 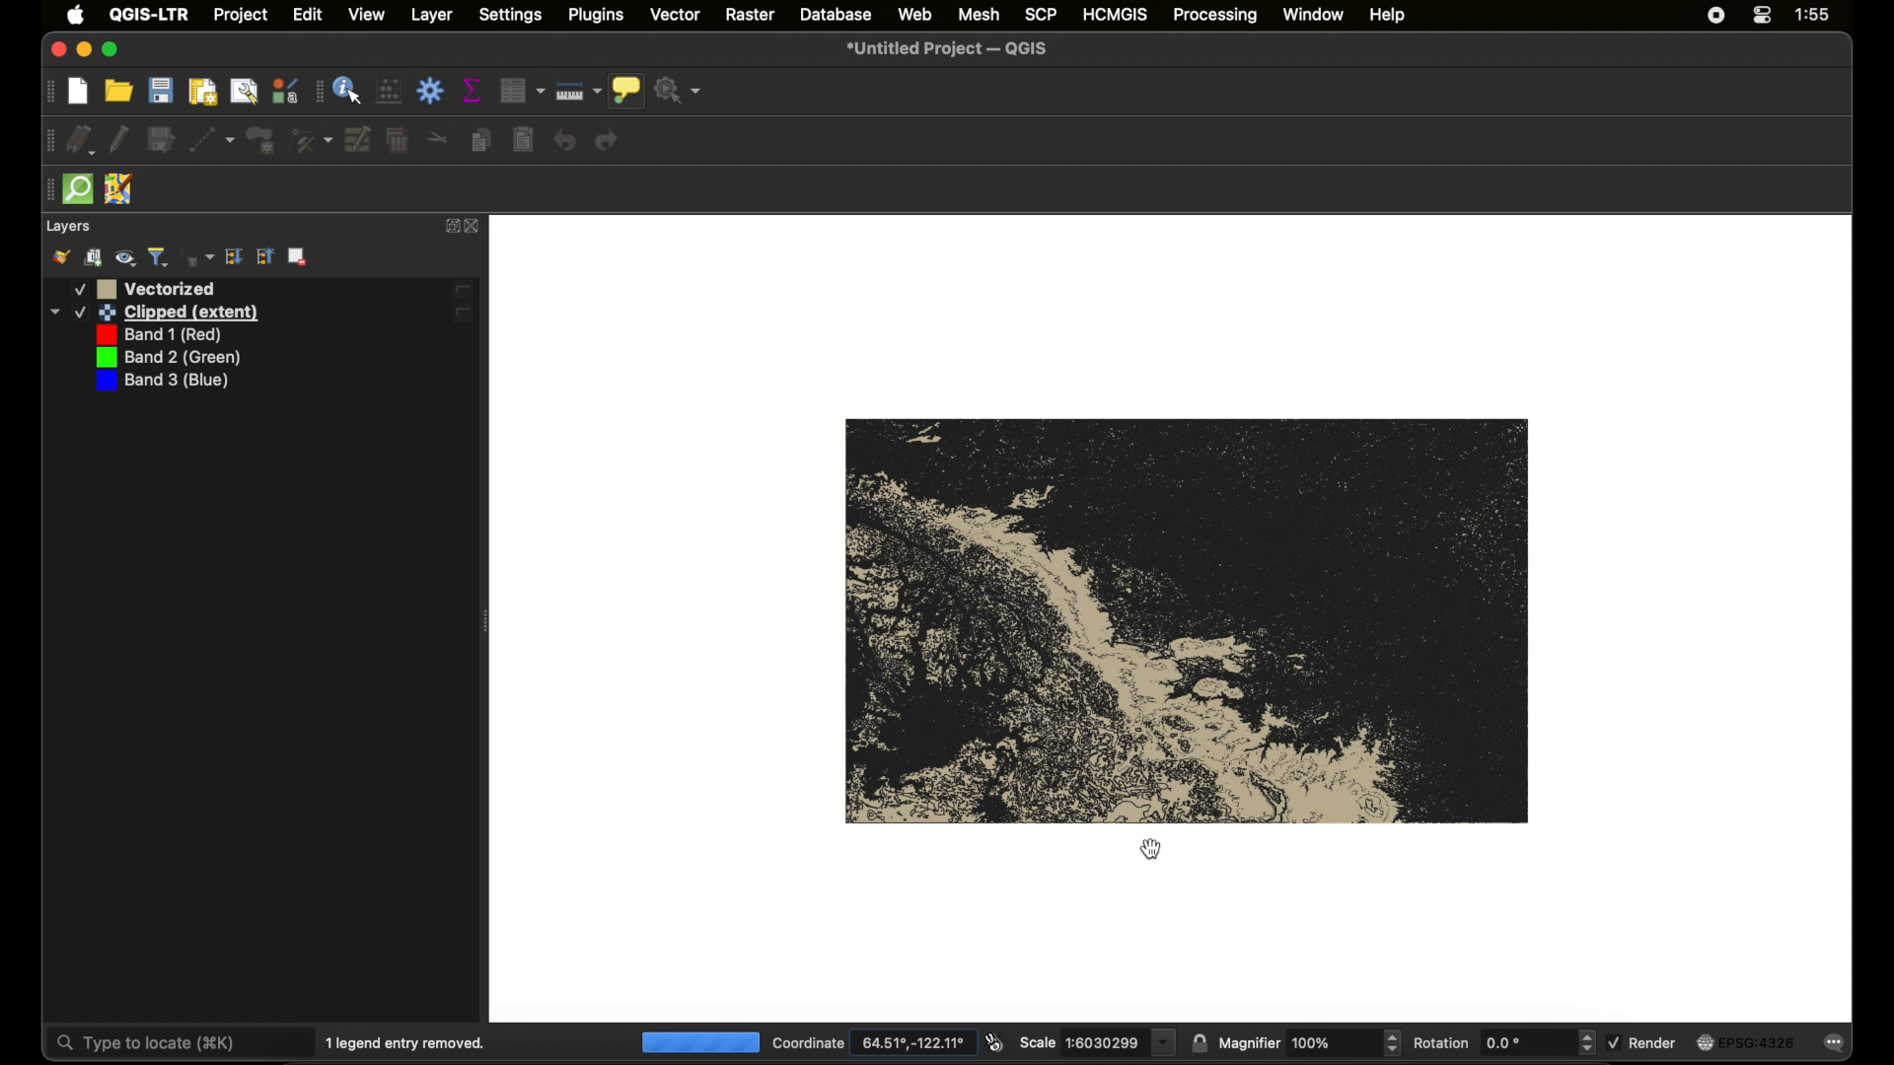 What do you see at coordinates (161, 359) in the screenshot?
I see `band 3` at bounding box center [161, 359].